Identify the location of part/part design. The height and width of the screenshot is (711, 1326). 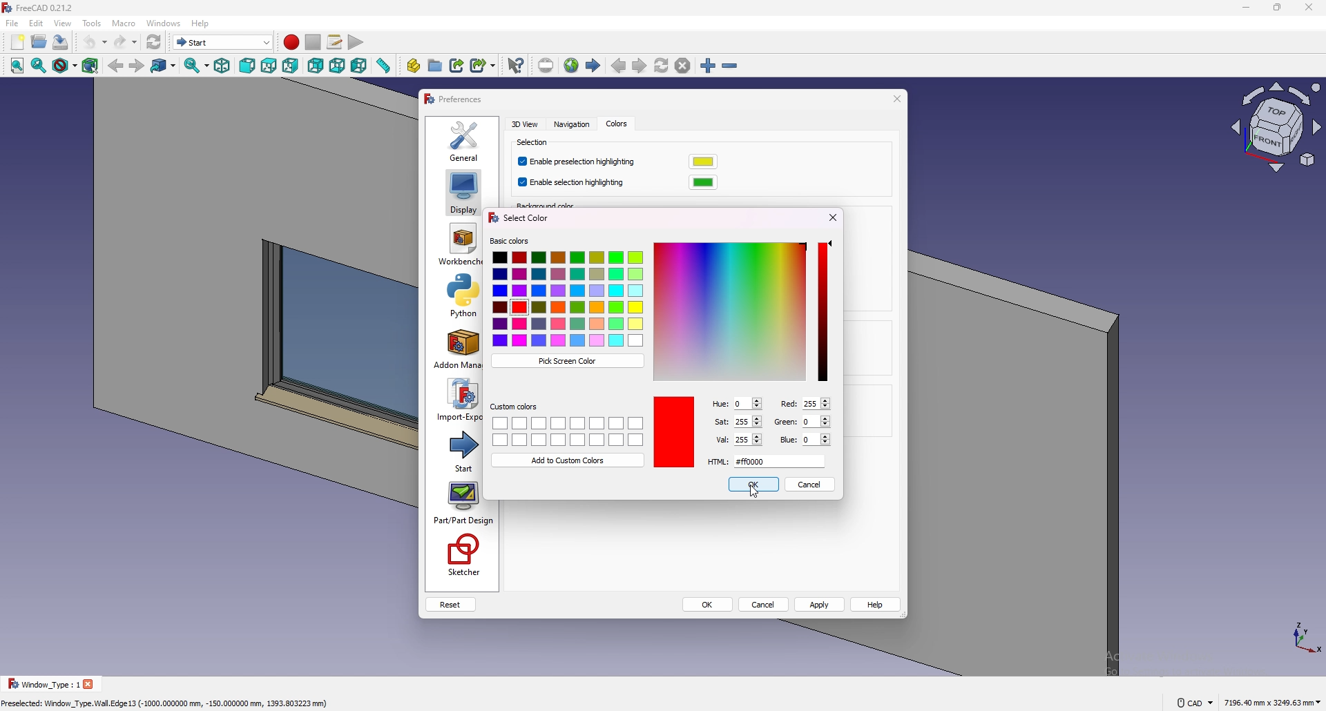
(464, 503).